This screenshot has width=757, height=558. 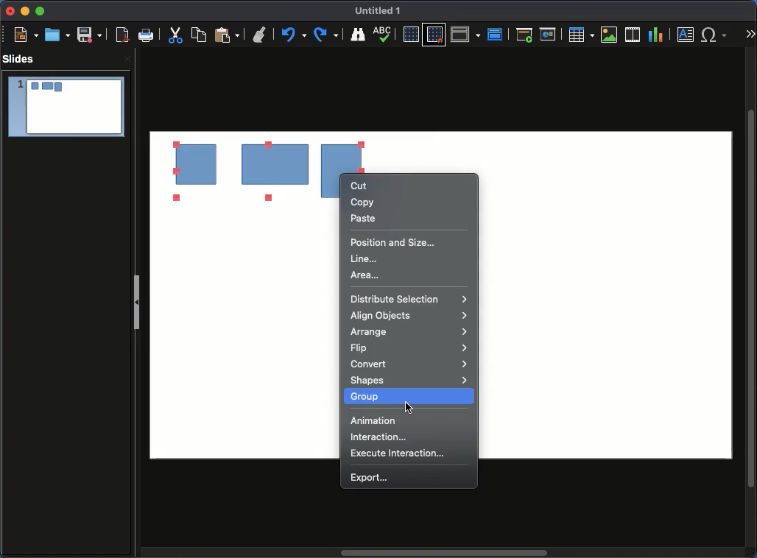 What do you see at coordinates (399, 454) in the screenshot?
I see `Execute interaction` at bounding box center [399, 454].